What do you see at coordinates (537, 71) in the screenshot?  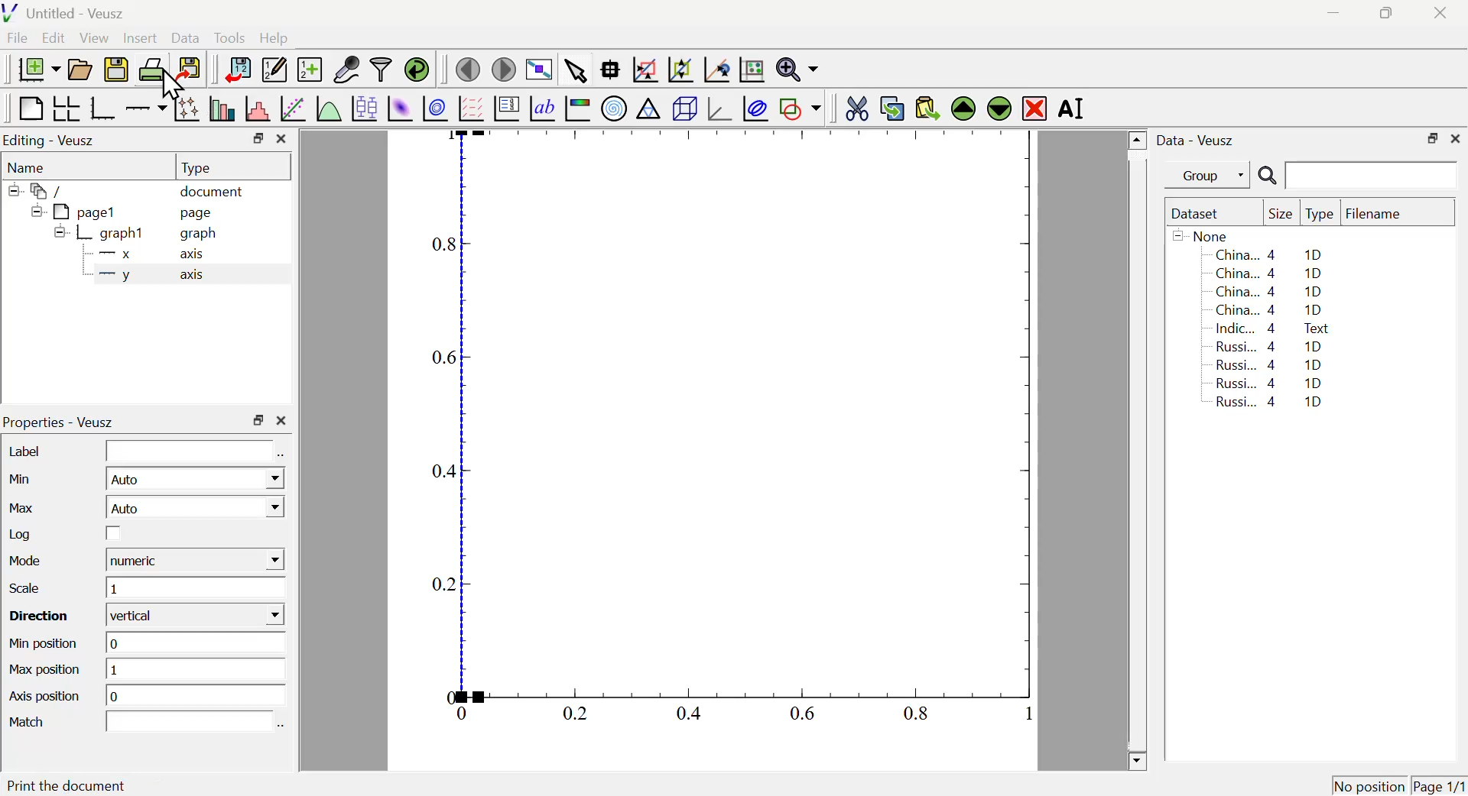 I see `View plot fullscreen` at bounding box center [537, 71].